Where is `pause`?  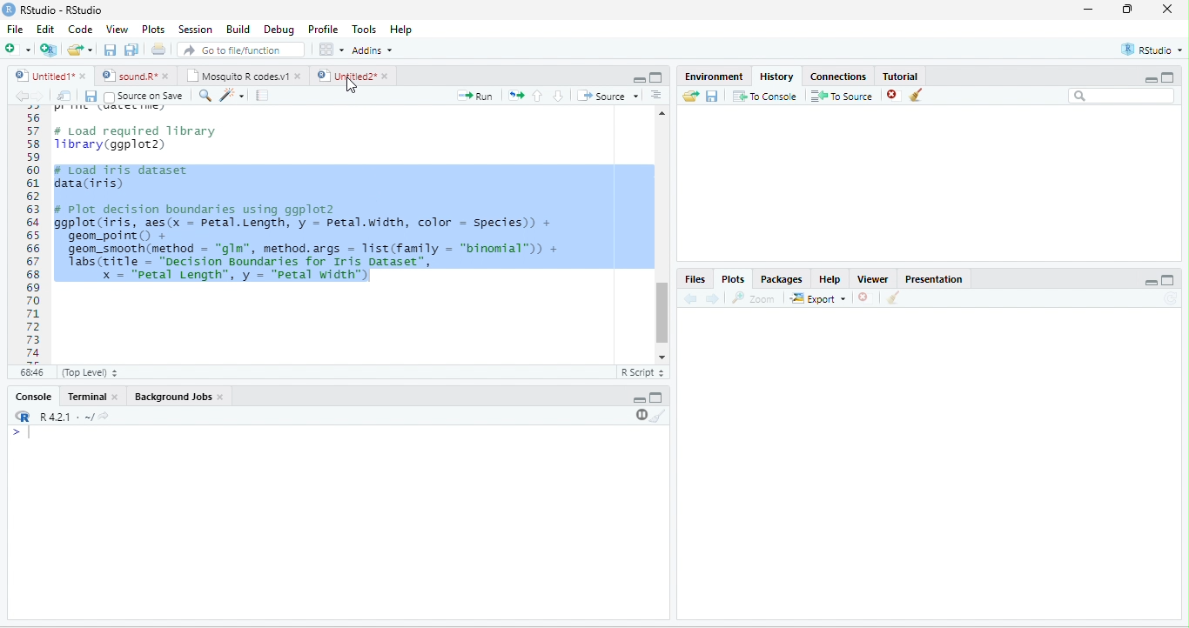
pause is located at coordinates (640, 415).